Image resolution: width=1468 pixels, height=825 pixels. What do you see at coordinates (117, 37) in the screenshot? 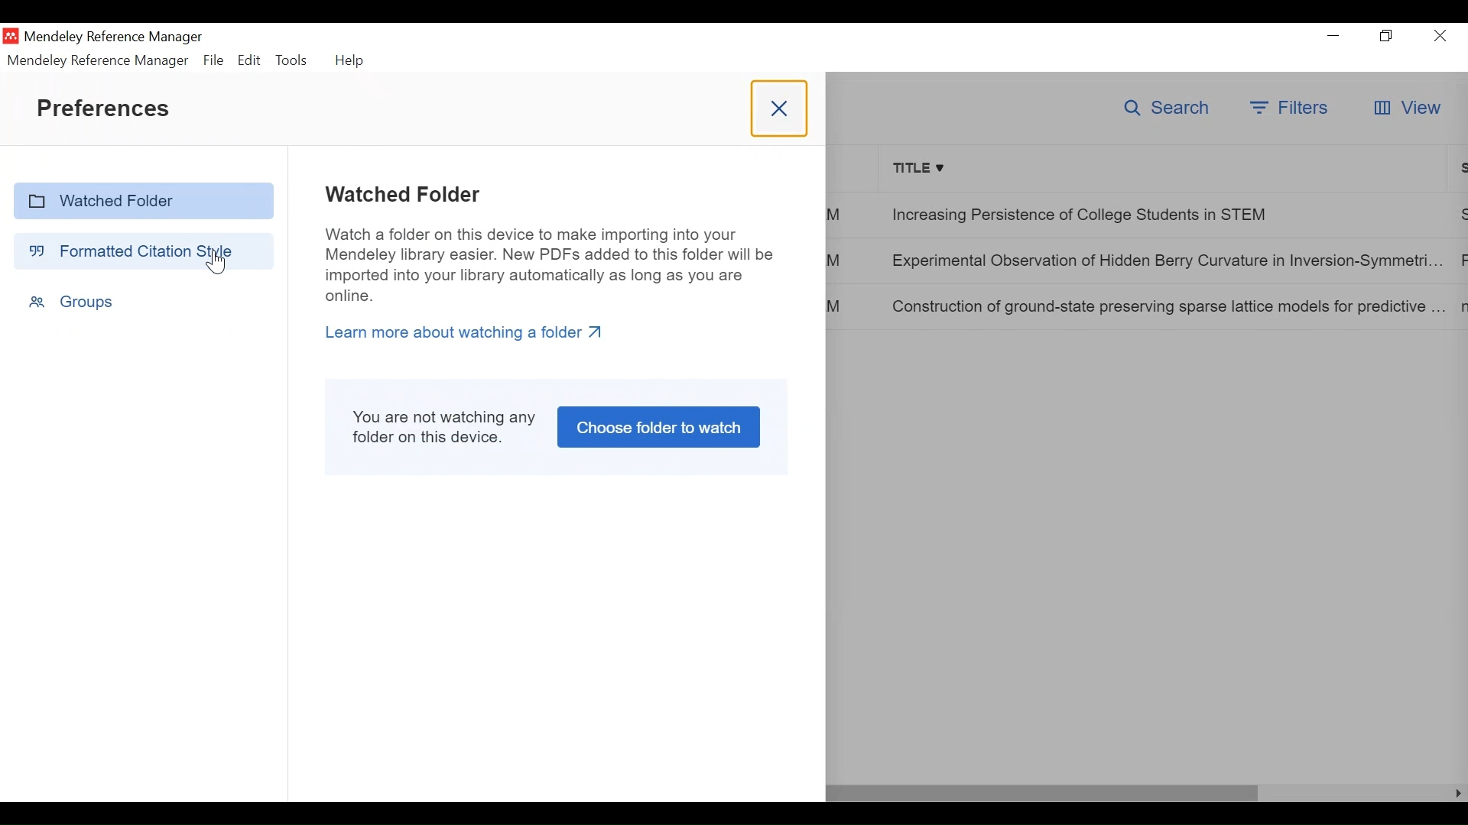
I see `Mendeley Reference Manager` at bounding box center [117, 37].